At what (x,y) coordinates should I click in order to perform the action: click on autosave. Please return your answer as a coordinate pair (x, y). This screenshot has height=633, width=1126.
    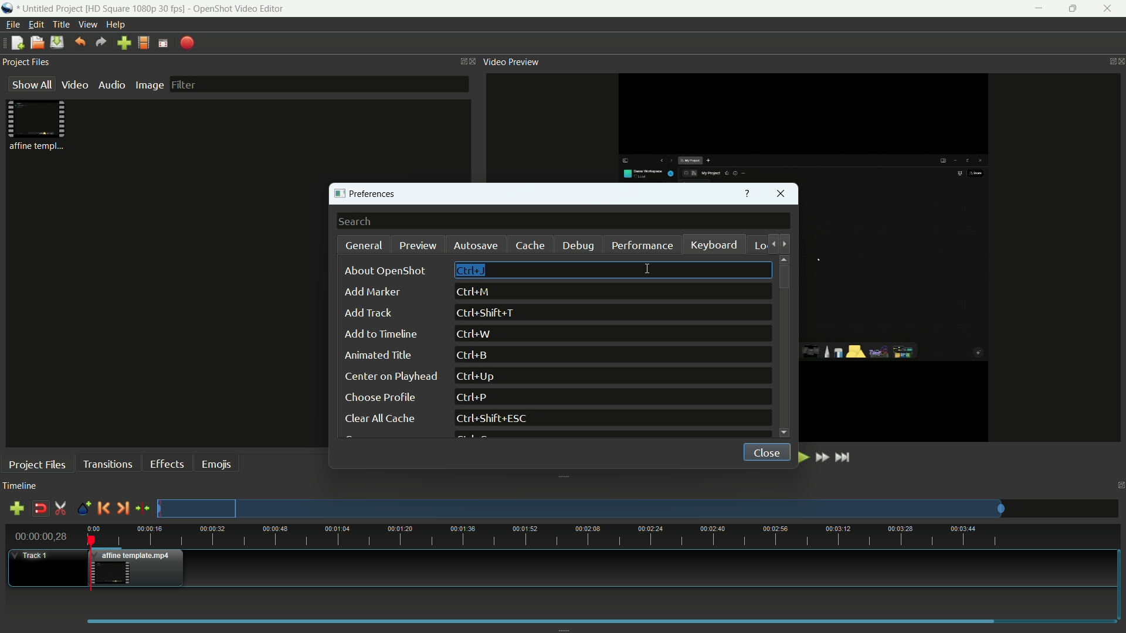
    Looking at the image, I should click on (474, 246).